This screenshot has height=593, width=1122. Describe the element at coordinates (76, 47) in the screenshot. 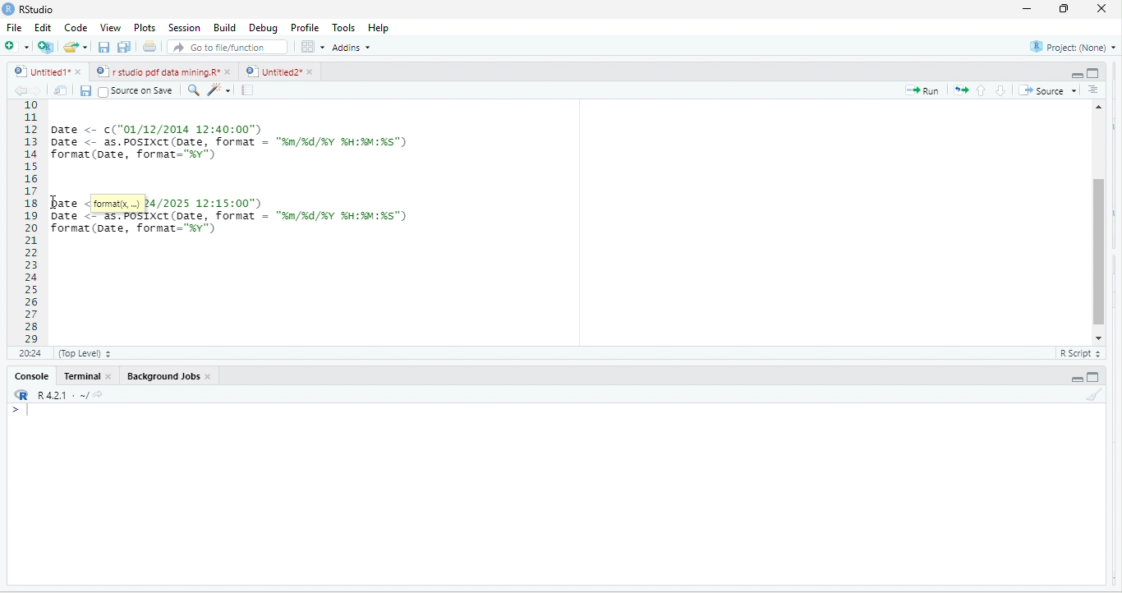

I see `open an existing file` at that location.